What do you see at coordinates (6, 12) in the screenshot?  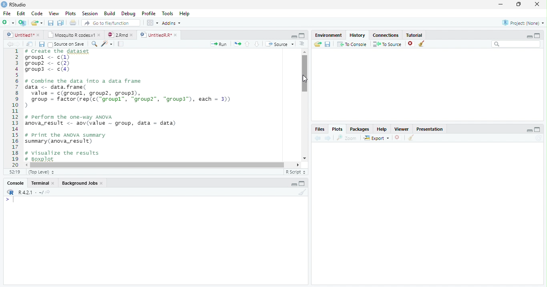 I see `File` at bounding box center [6, 12].